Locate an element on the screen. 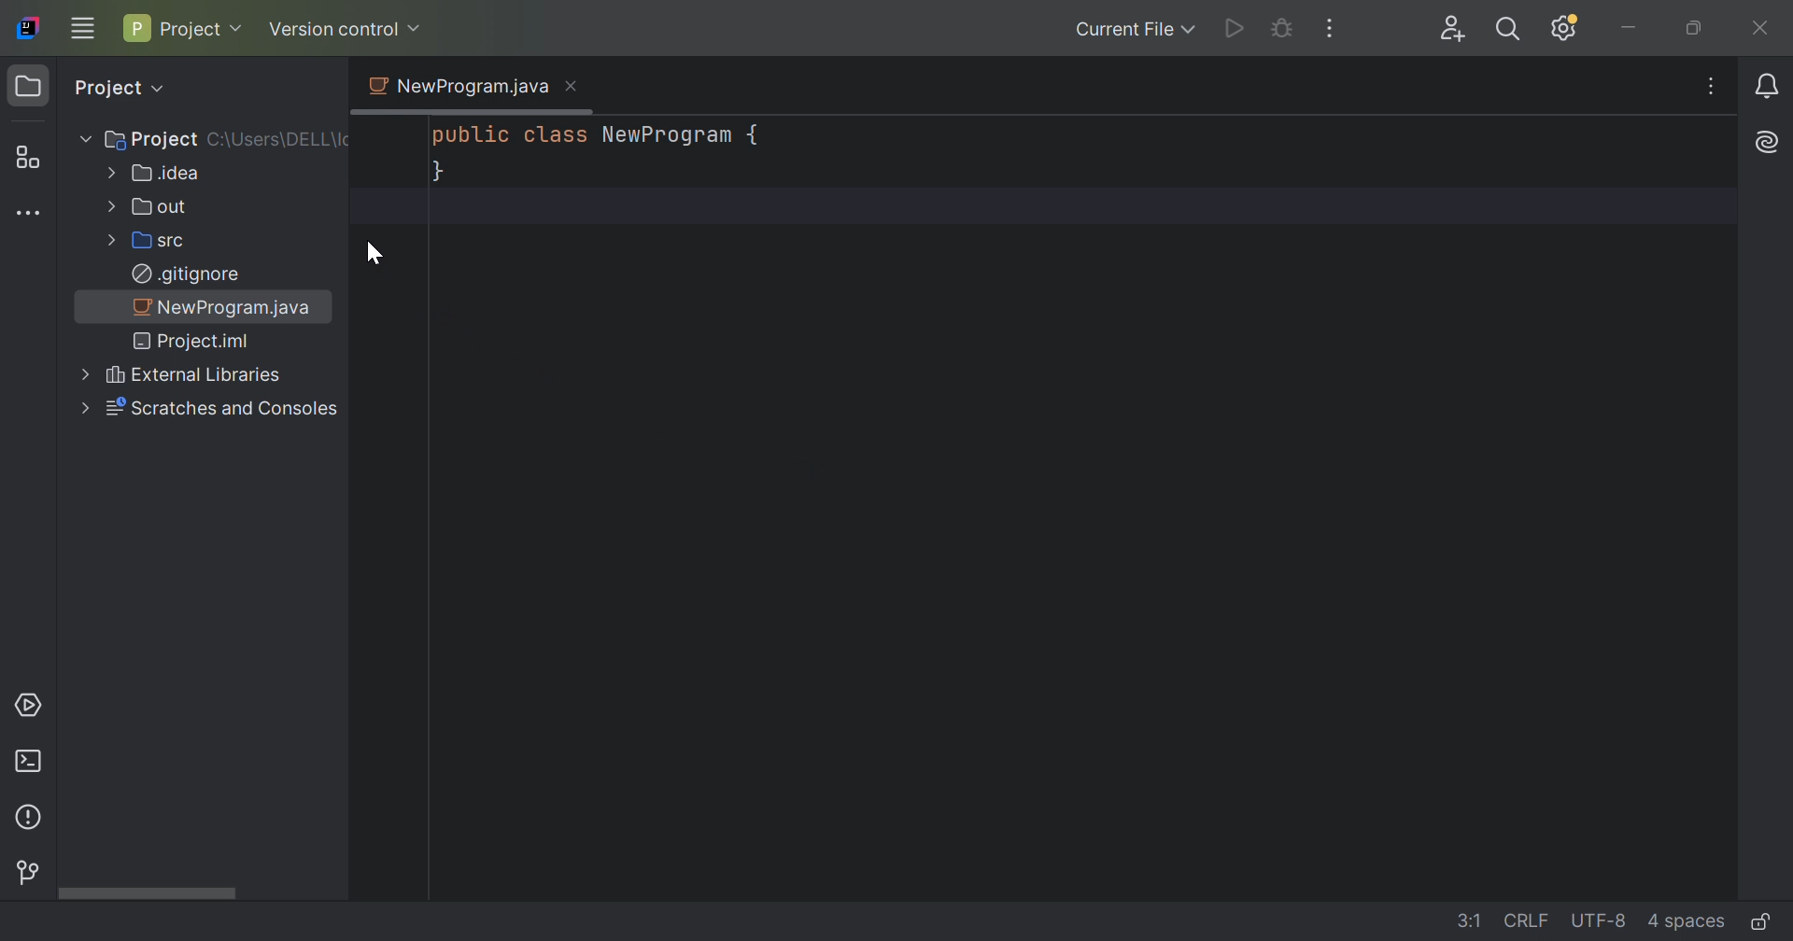 Image resolution: width=1793 pixels, height=941 pixels. Structure is located at coordinates (26, 156).